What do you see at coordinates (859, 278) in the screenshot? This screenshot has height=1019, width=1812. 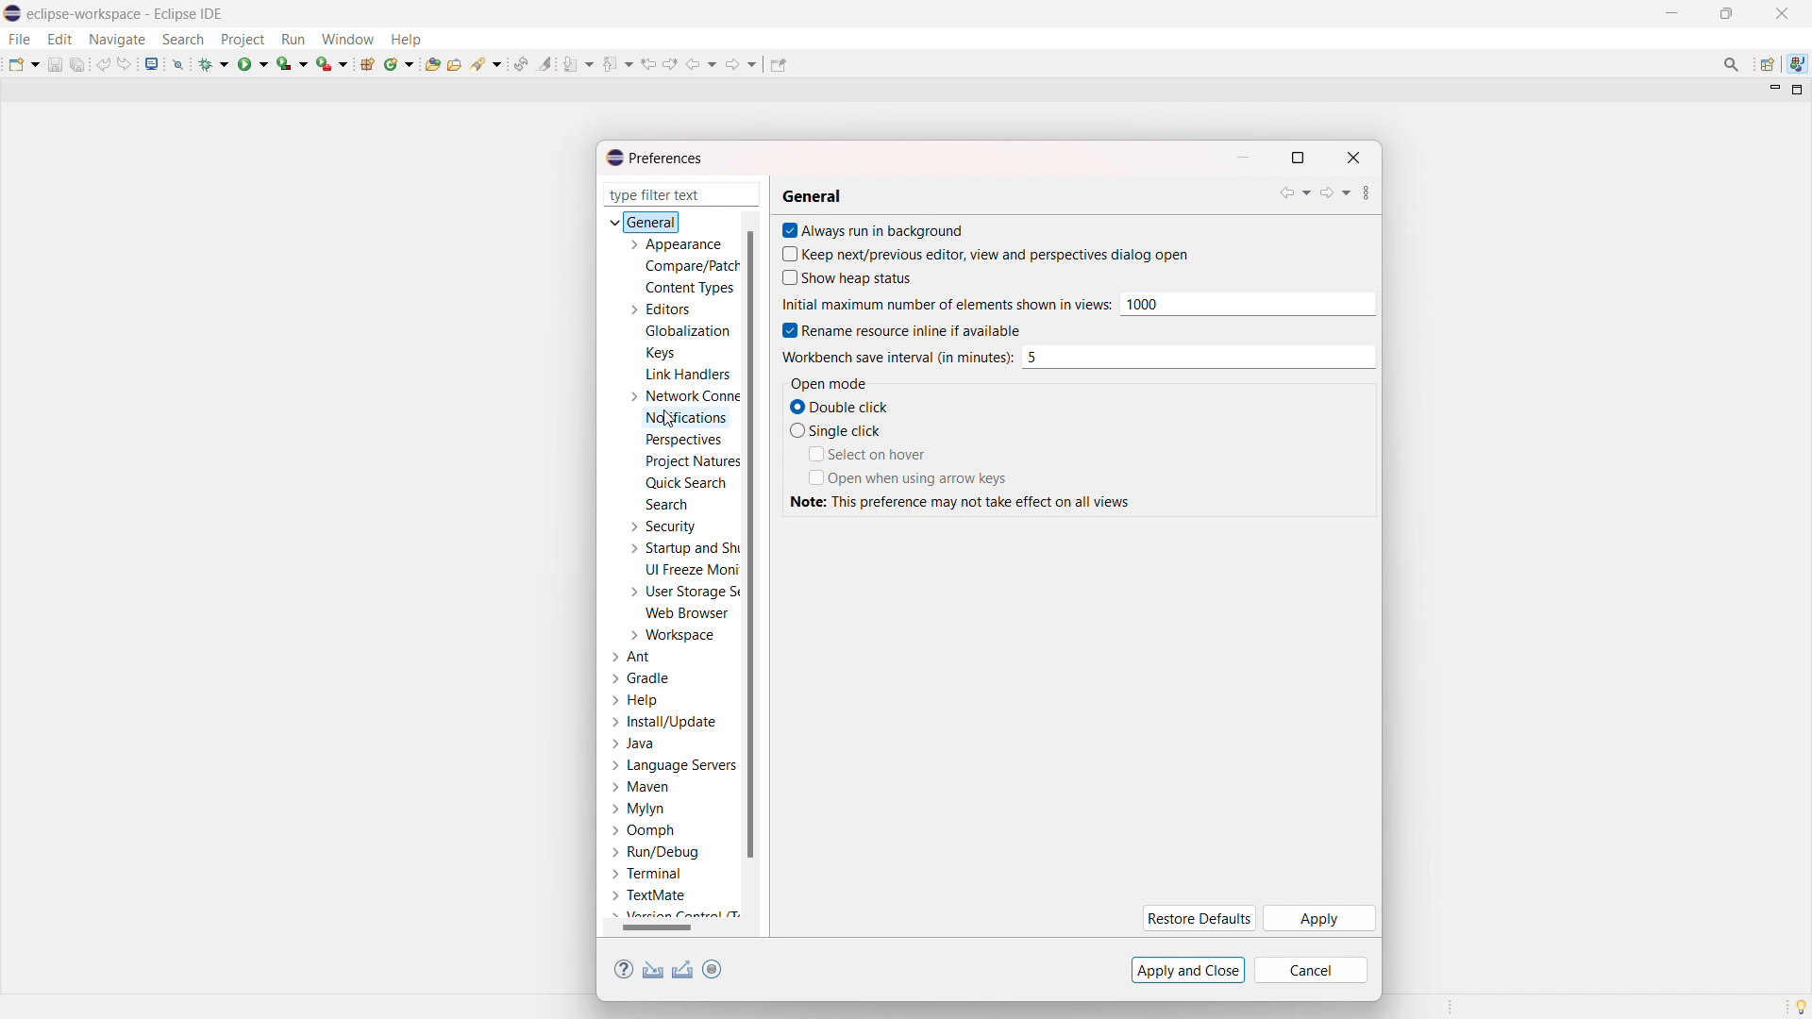 I see `show heap status` at bounding box center [859, 278].